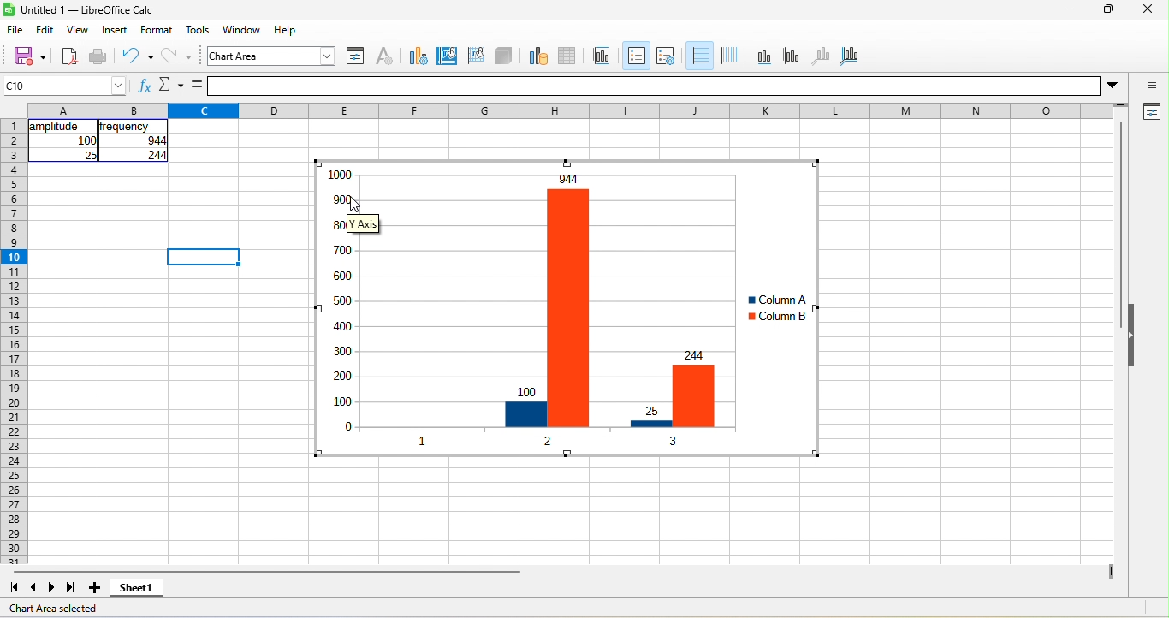 This screenshot has width=1169, height=618. Describe the element at coordinates (180, 58) in the screenshot. I see `redo` at that location.